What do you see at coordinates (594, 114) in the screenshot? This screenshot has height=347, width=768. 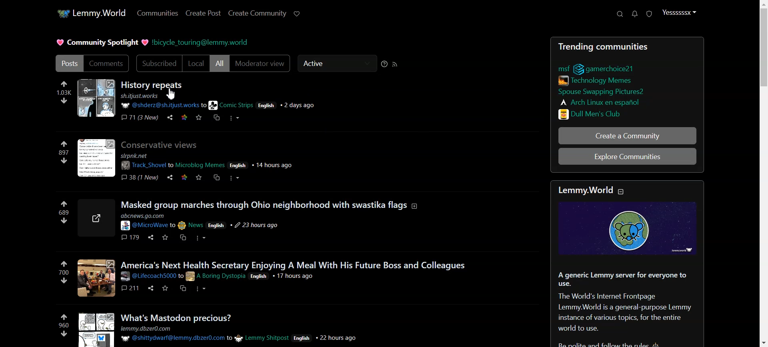 I see `Dull Men's Club` at bounding box center [594, 114].